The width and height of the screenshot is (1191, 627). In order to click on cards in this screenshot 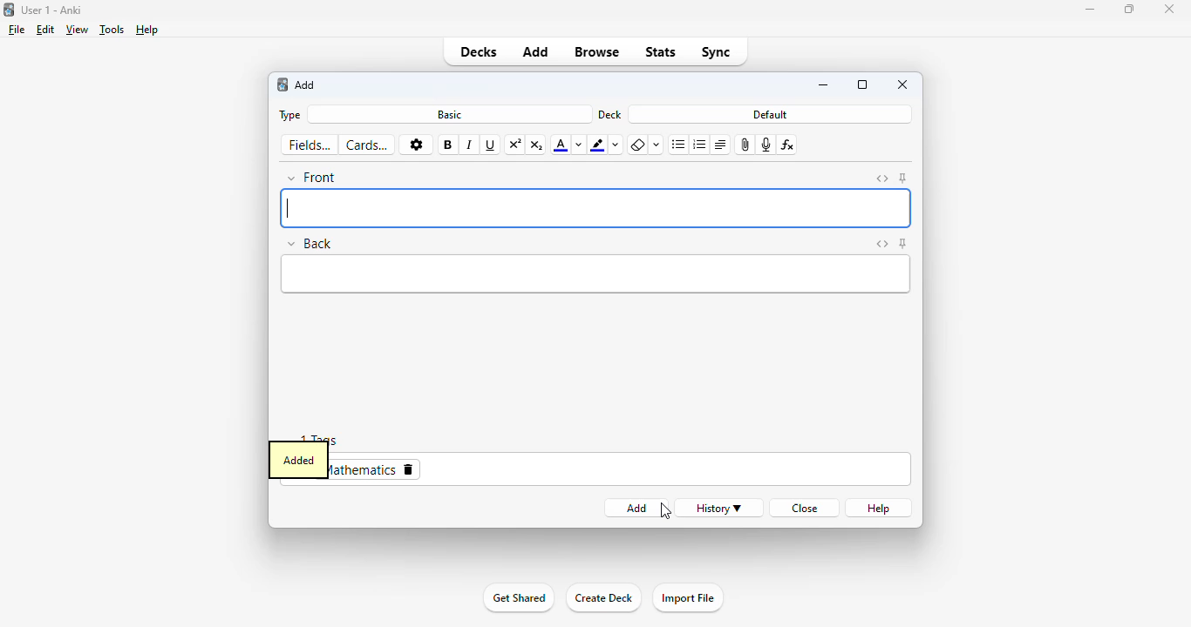, I will do `click(367, 145)`.